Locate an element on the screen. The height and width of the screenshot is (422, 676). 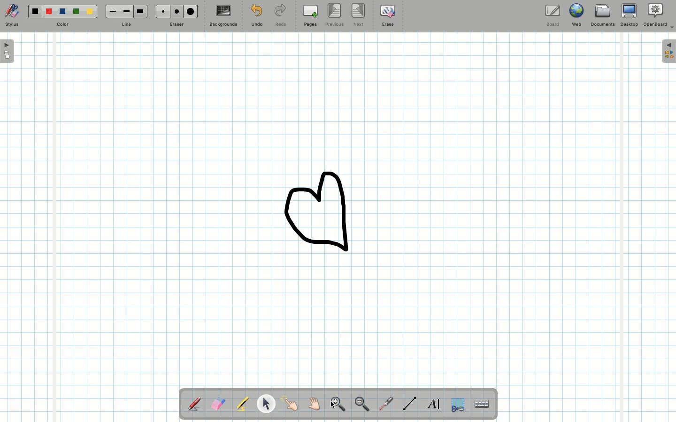
Redo is located at coordinates (279, 16).